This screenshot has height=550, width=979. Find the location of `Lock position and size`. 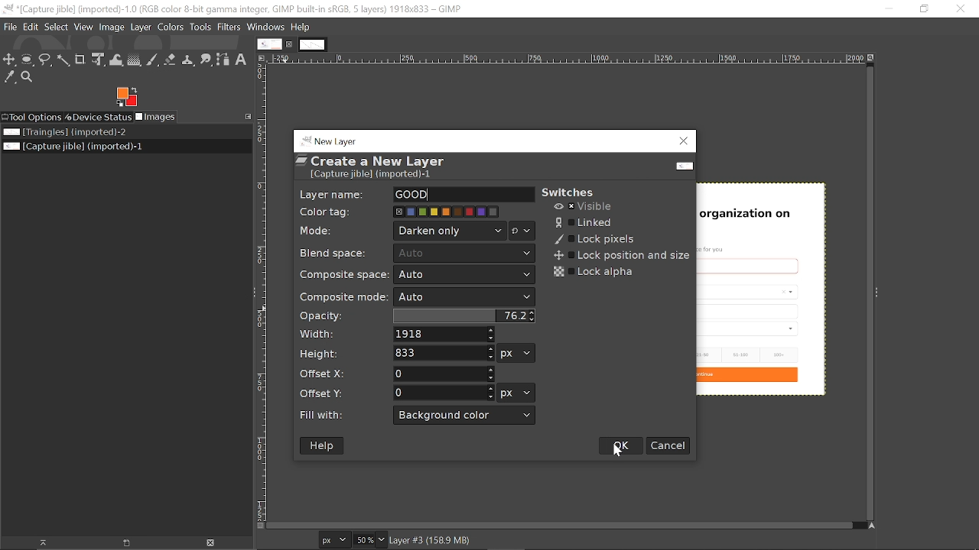

Lock position and size is located at coordinates (620, 257).